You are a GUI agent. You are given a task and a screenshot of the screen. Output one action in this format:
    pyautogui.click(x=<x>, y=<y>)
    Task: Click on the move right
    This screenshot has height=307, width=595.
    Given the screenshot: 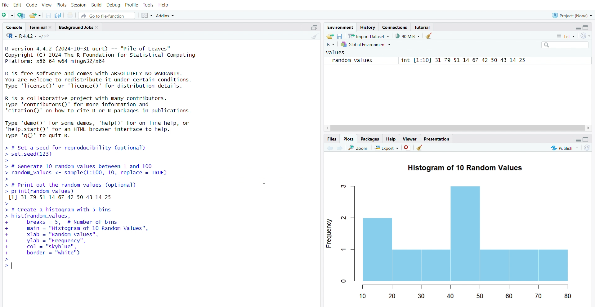 What is the action you would take?
    pyautogui.click(x=588, y=128)
    